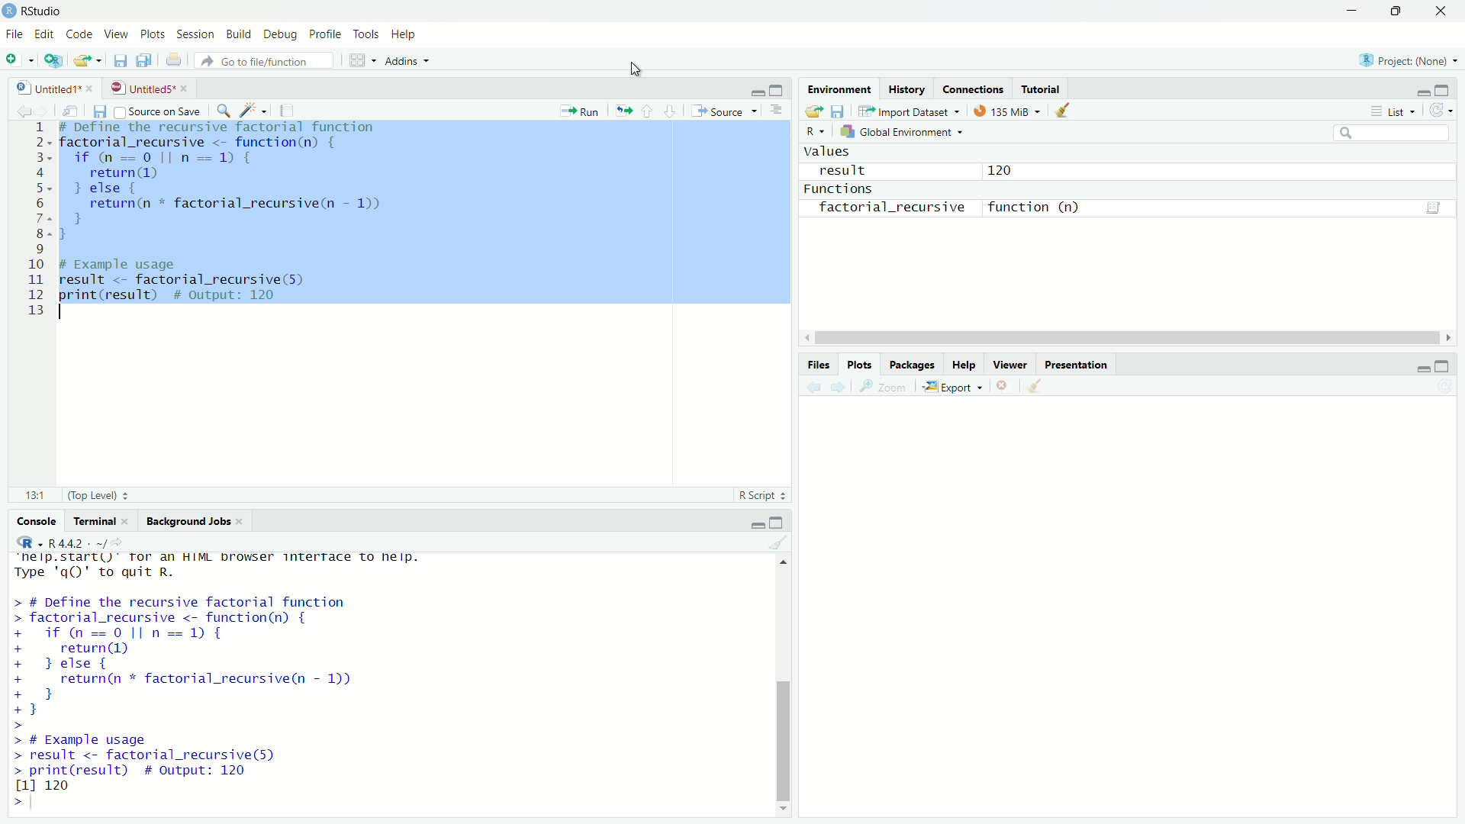  What do you see at coordinates (778, 523) in the screenshot?
I see `Maximize` at bounding box center [778, 523].